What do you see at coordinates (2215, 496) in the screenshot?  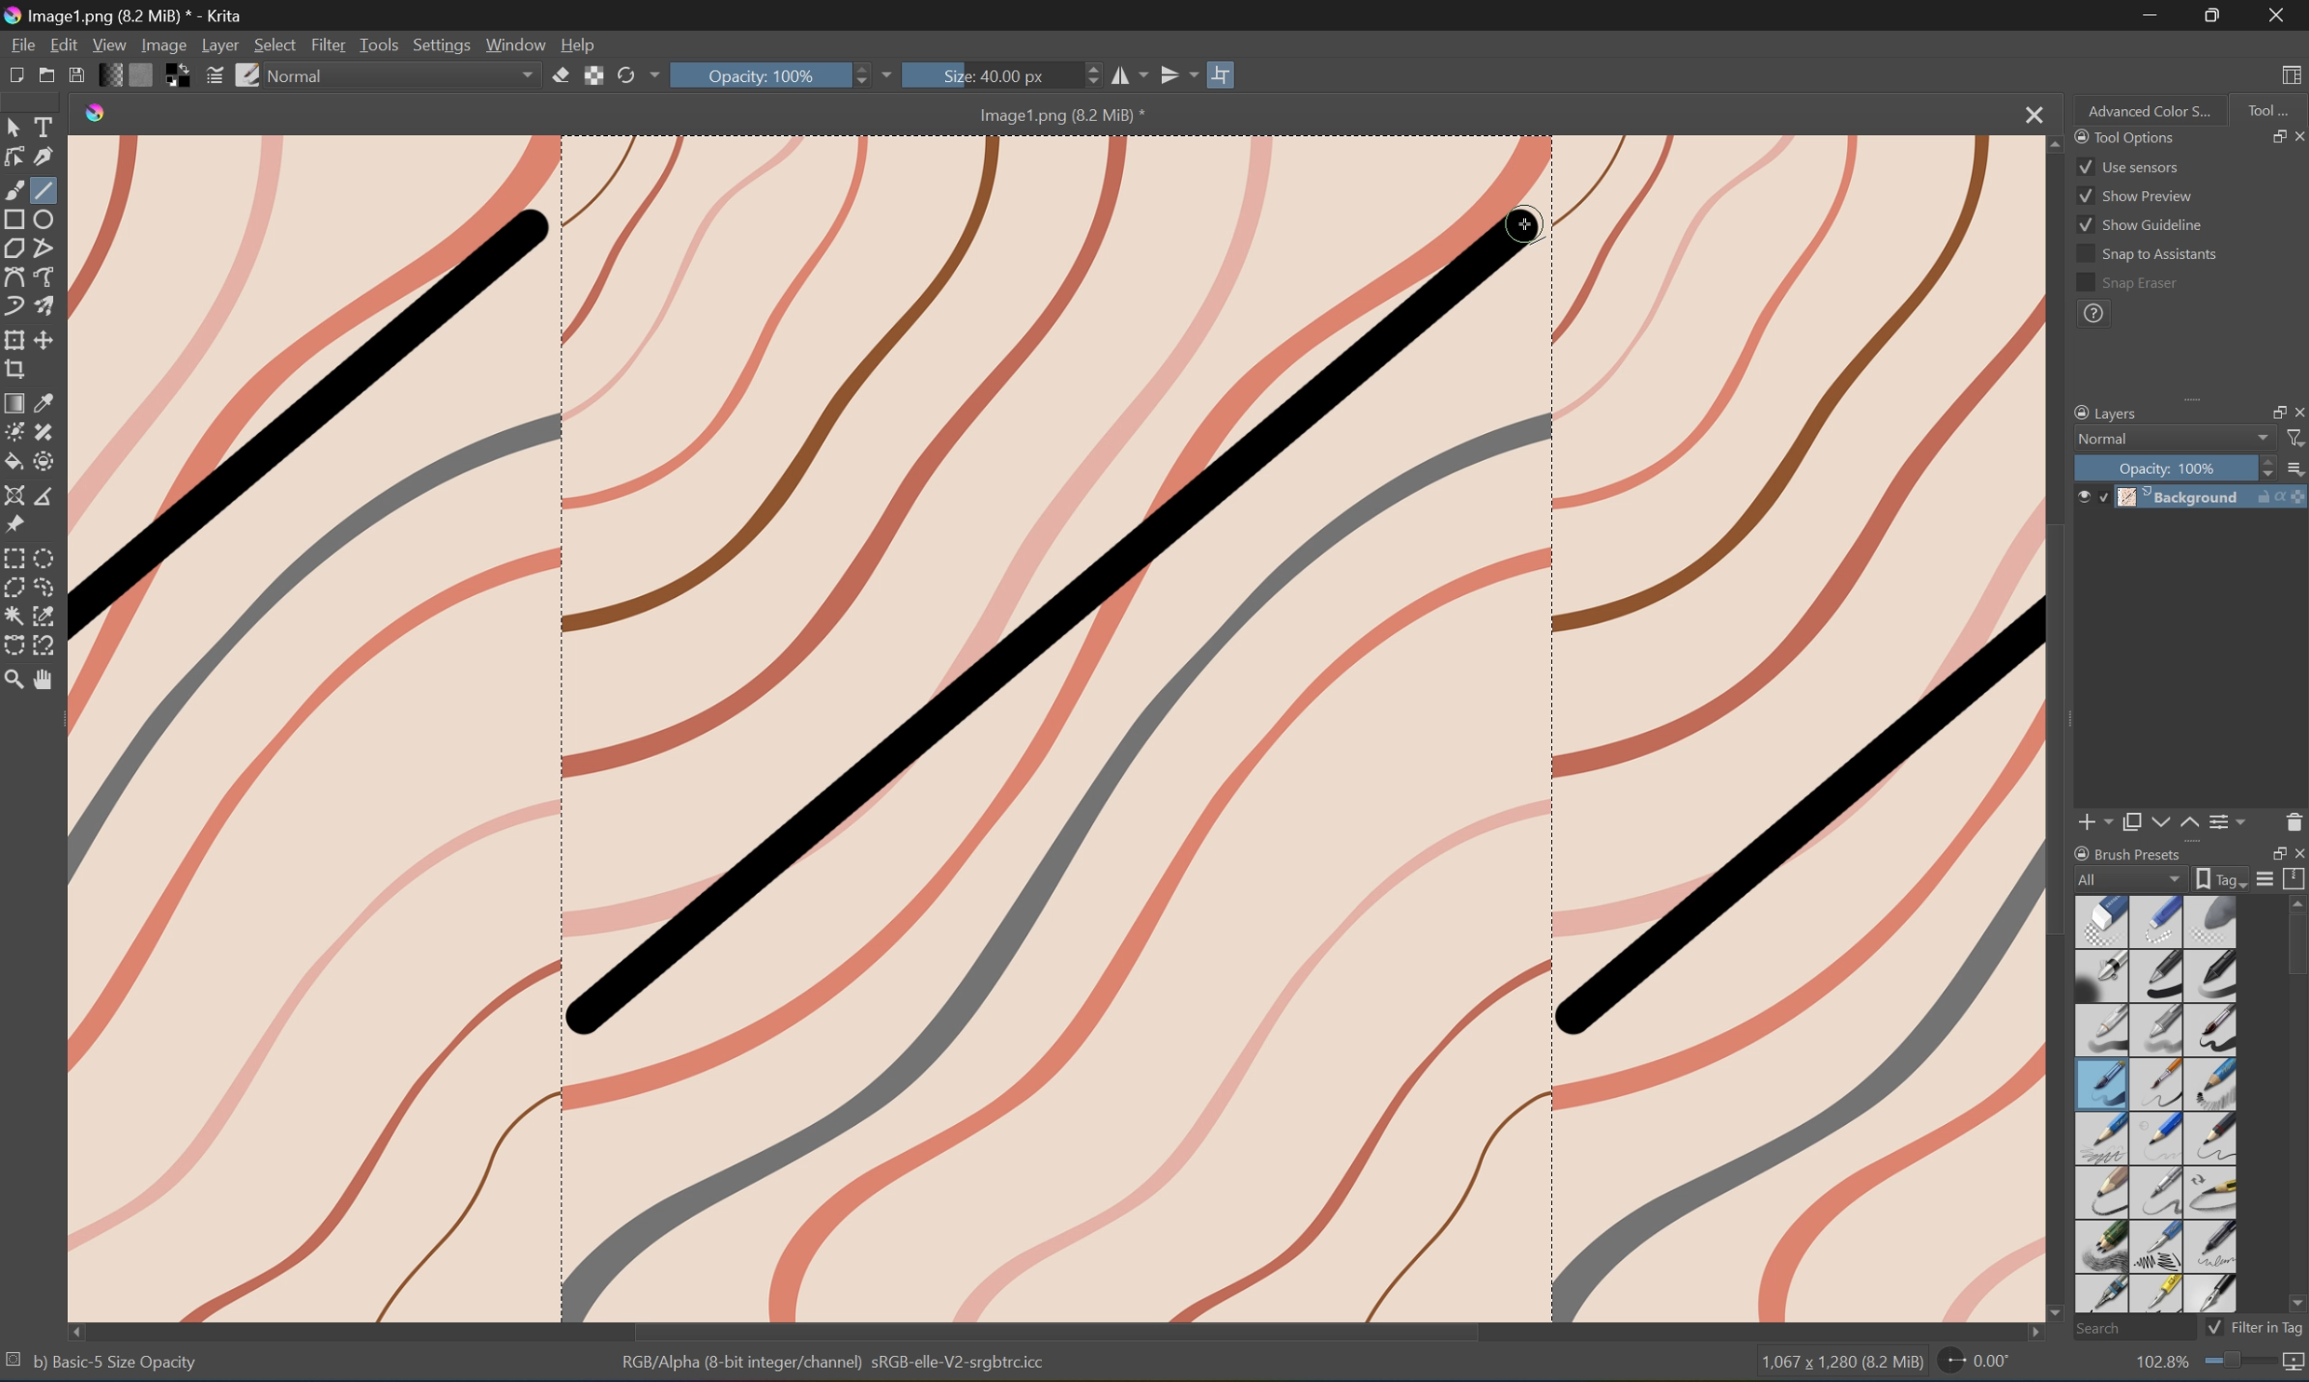 I see `Background` at bounding box center [2215, 496].